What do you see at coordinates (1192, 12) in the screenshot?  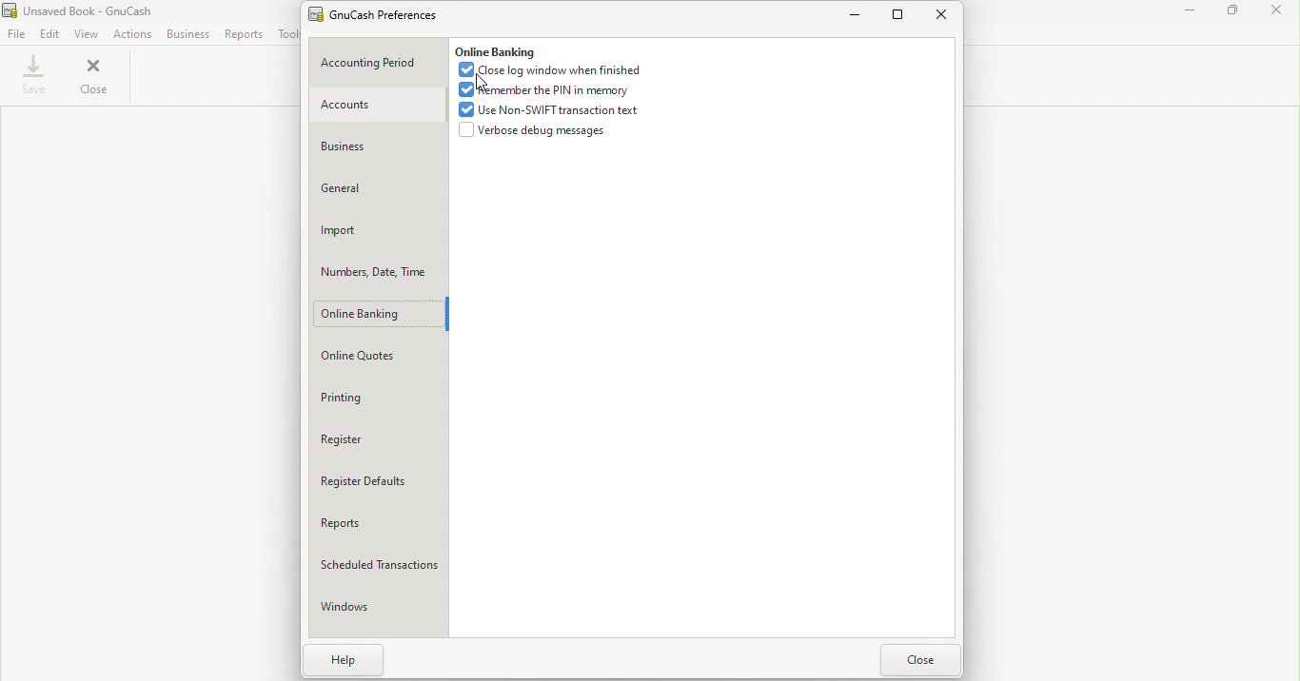 I see `Minimize` at bounding box center [1192, 12].